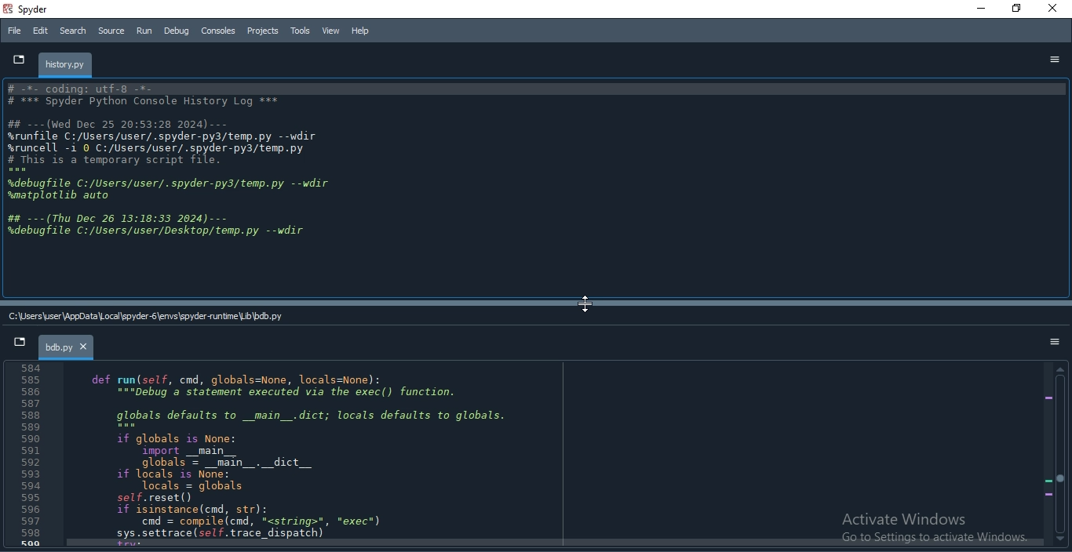 This screenshot has height=552, width=1072. What do you see at coordinates (144, 31) in the screenshot?
I see `Run` at bounding box center [144, 31].